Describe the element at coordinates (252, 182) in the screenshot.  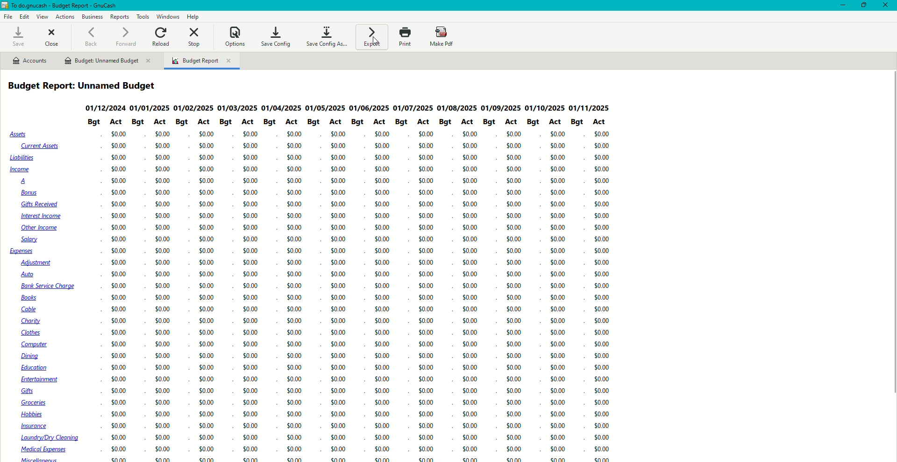
I see `$0.00` at that location.